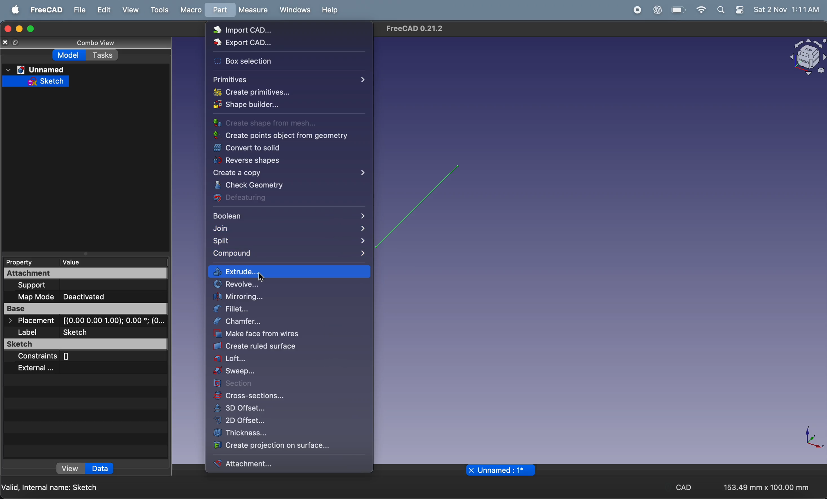 The width and height of the screenshot is (827, 499). I want to click on map mode, so click(33, 297).